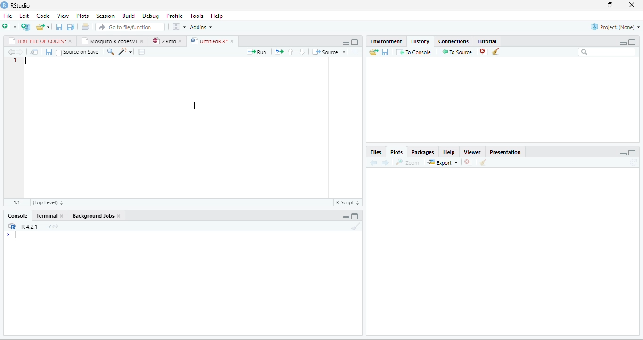 The height and width of the screenshot is (340, 643). What do you see at coordinates (632, 5) in the screenshot?
I see `close` at bounding box center [632, 5].